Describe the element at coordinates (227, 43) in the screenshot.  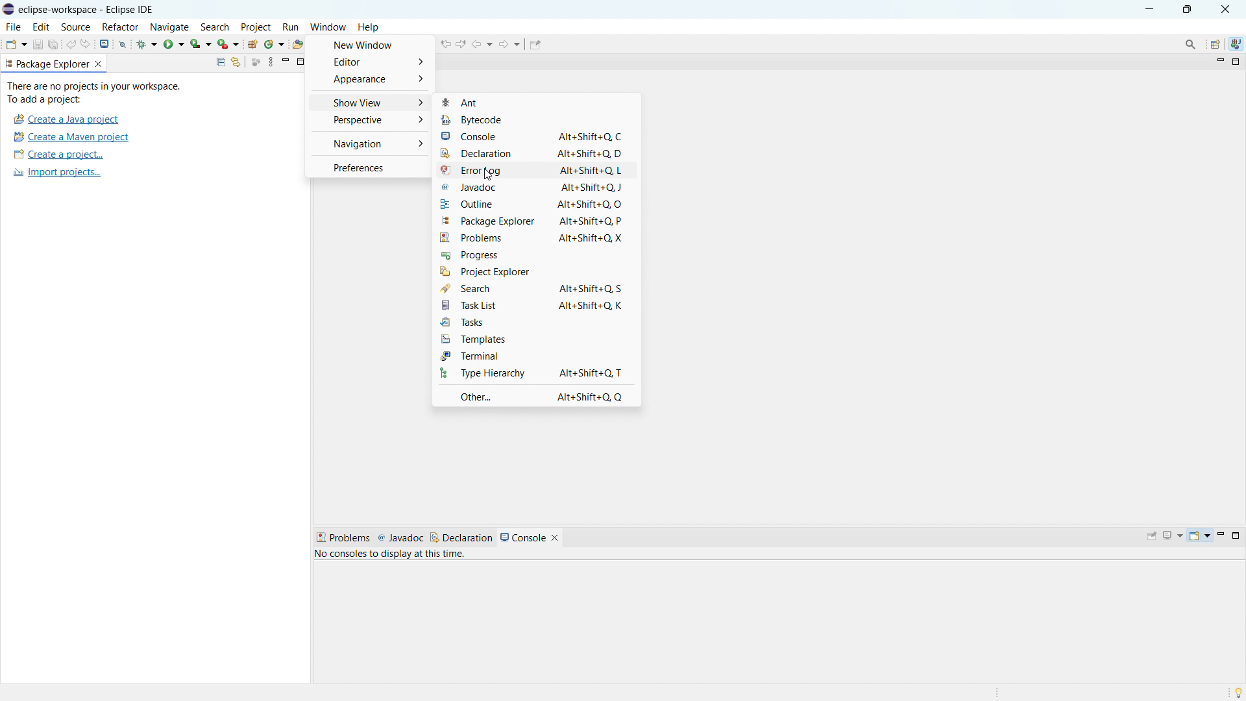
I see `run last tool` at that location.